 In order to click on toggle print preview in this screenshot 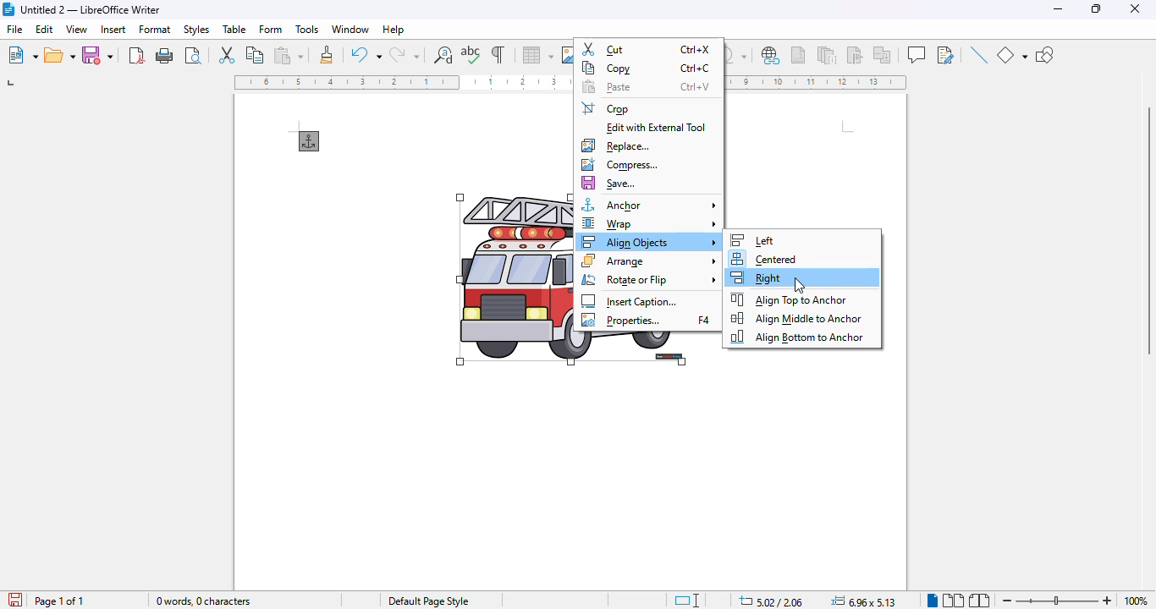, I will do `click(193, 55)`.